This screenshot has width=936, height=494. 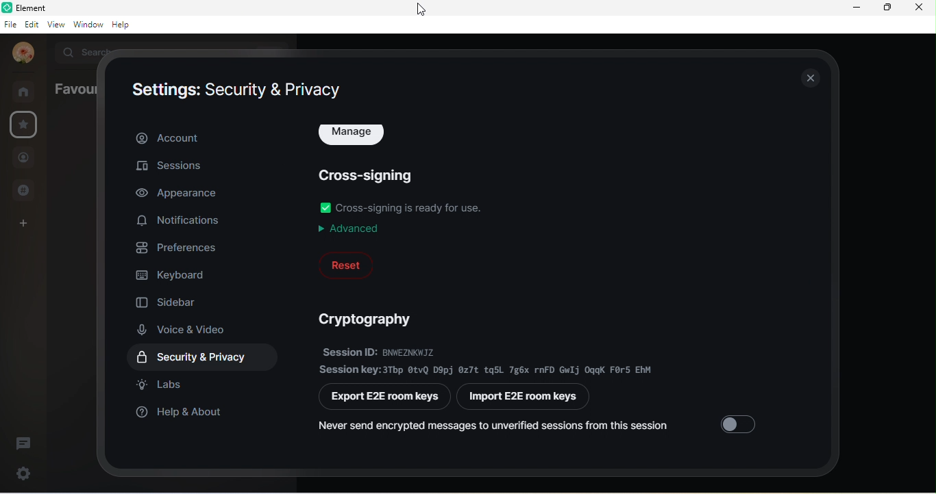 What do you see at coordinates (238, 90) in the screenshot?
I see `settings: security and privacy` at bounding box center [238, 90].